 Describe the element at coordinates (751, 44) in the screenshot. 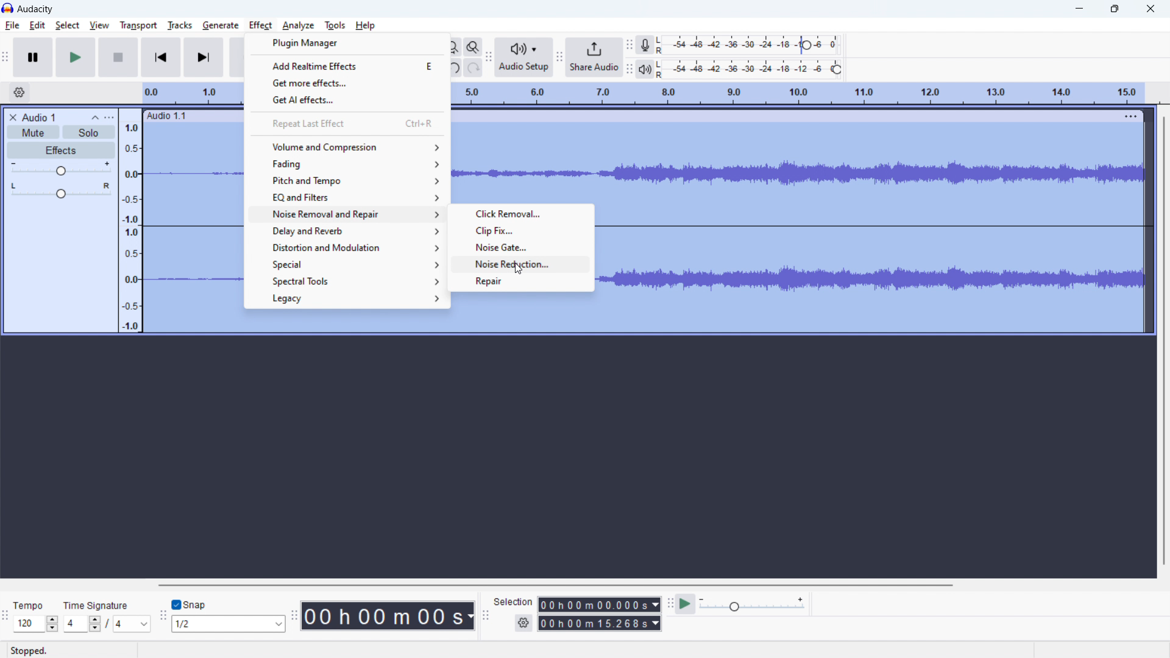

I see `record meter` at that location.